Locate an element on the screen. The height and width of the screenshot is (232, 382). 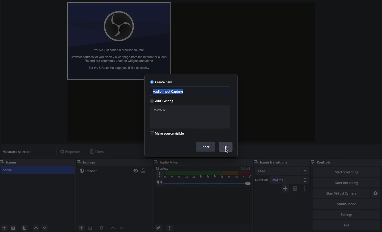
Filters is located at coordinates (98, 152).